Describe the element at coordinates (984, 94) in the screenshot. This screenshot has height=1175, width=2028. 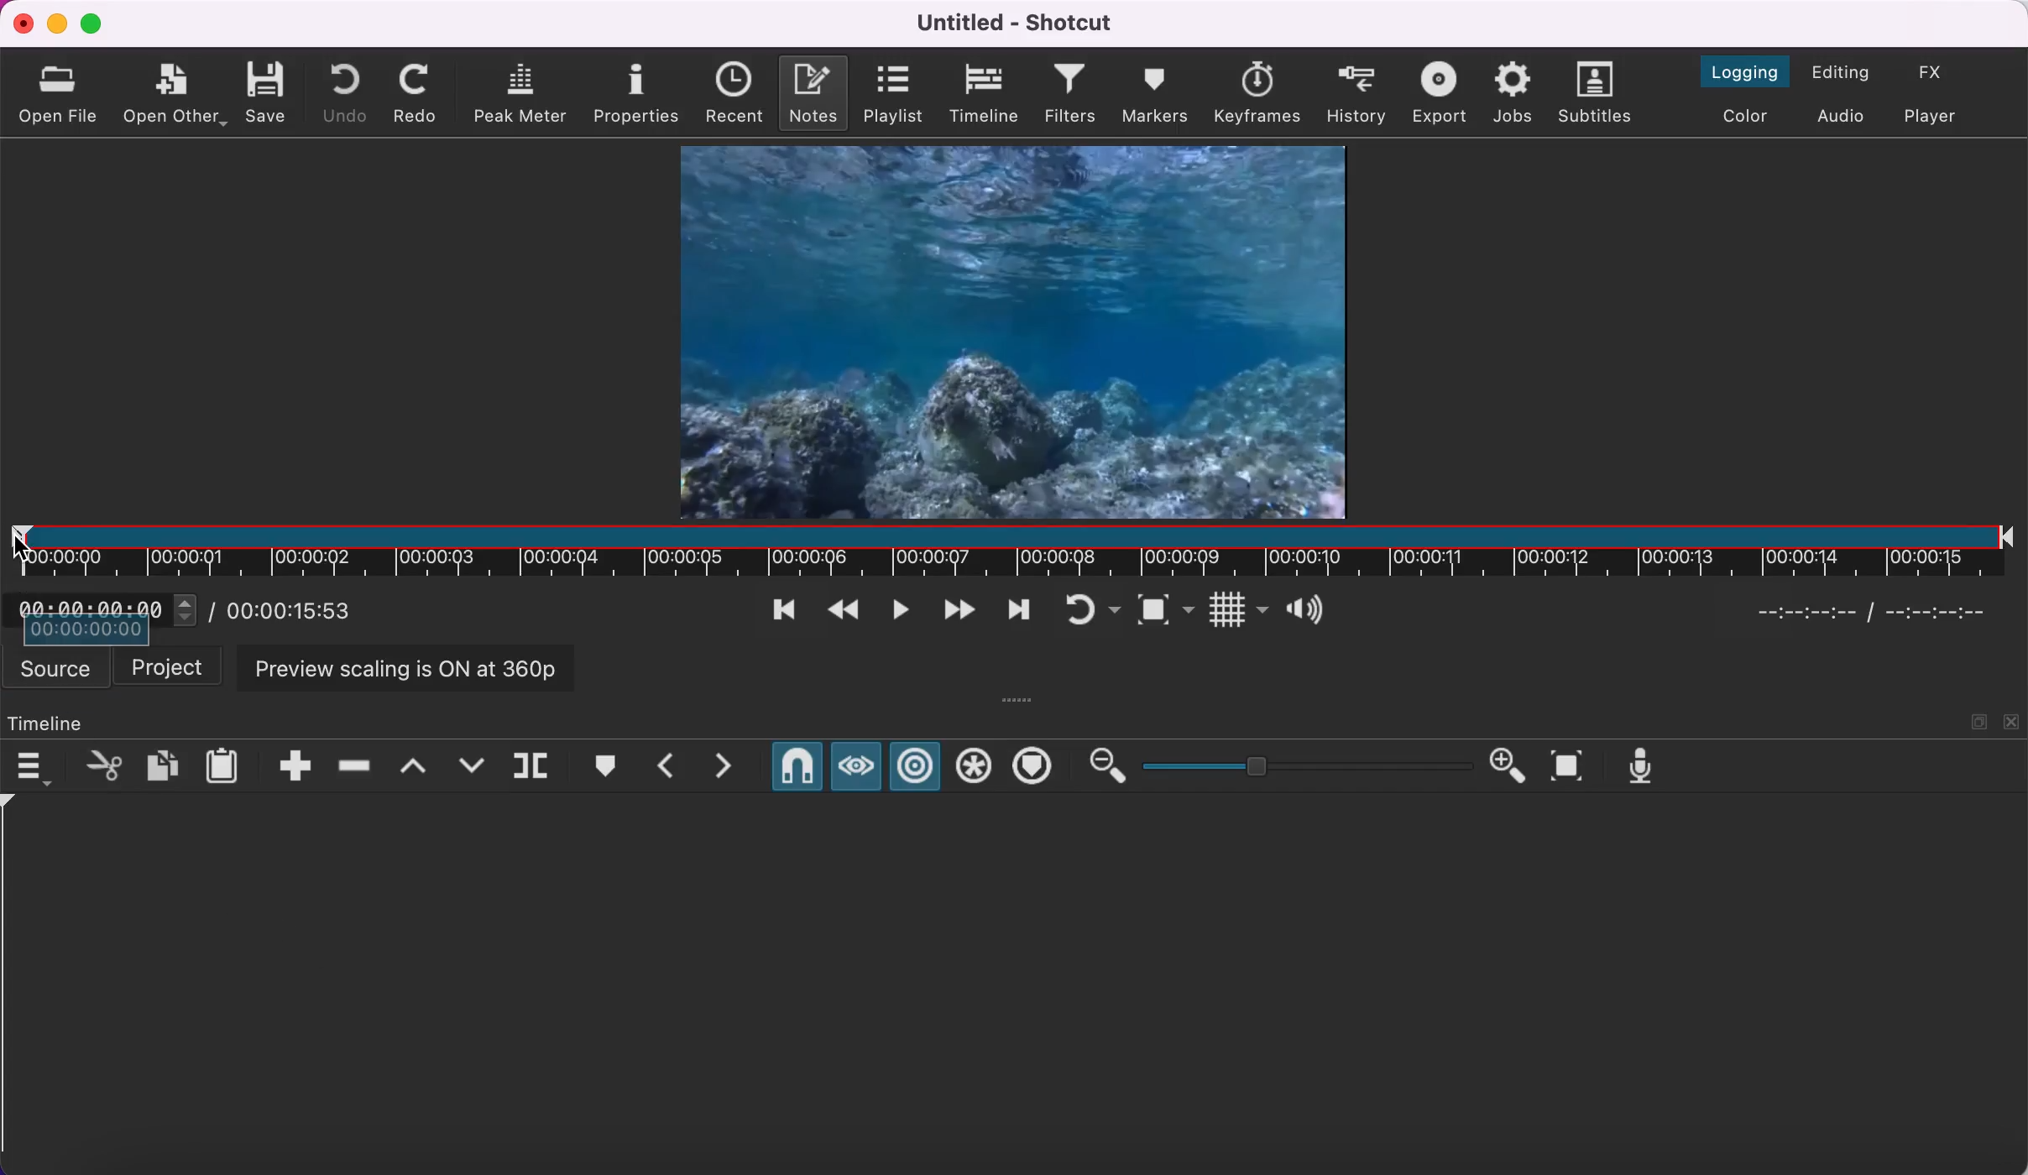
I see `timeline` at that location.